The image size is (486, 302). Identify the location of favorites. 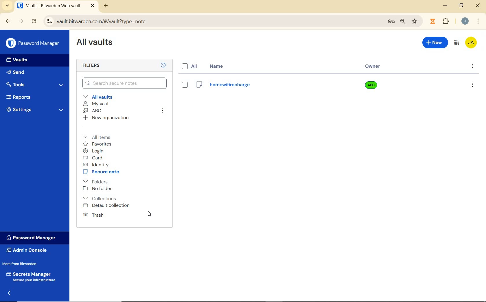
(97, 144).